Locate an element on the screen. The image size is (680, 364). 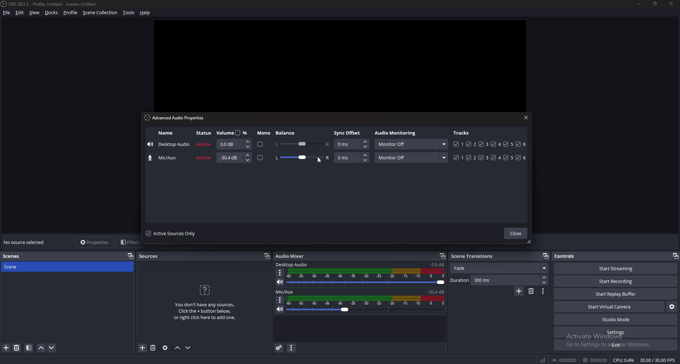
icon is located at coordinates (204, 290).